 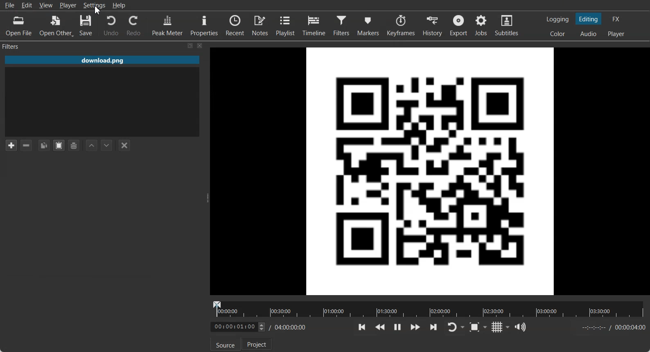 I want to click on Edit, so click(x=27, y=5).